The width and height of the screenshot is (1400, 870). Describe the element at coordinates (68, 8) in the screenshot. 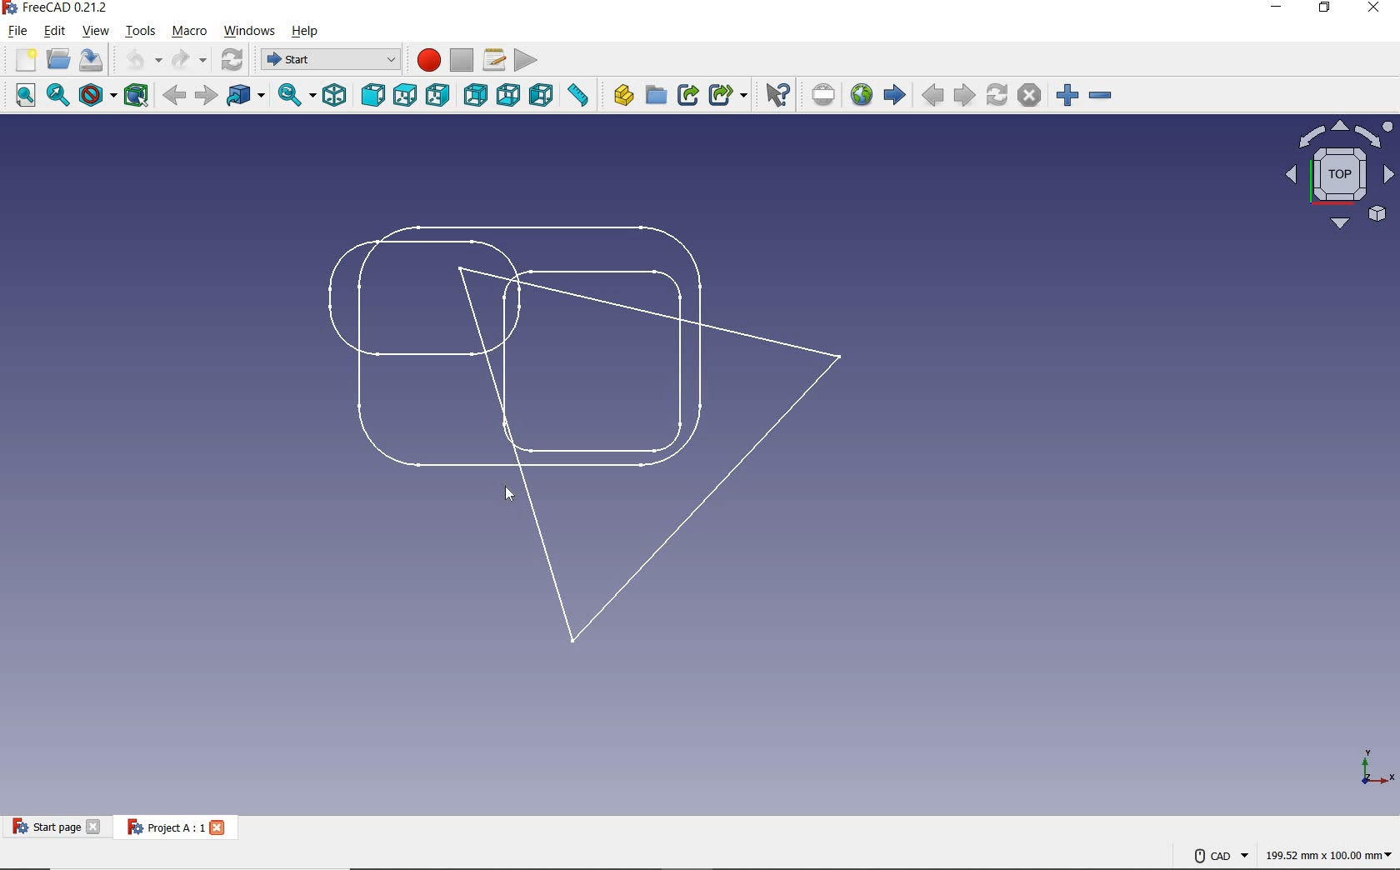

I see `SYSTEM NAME` at that location.